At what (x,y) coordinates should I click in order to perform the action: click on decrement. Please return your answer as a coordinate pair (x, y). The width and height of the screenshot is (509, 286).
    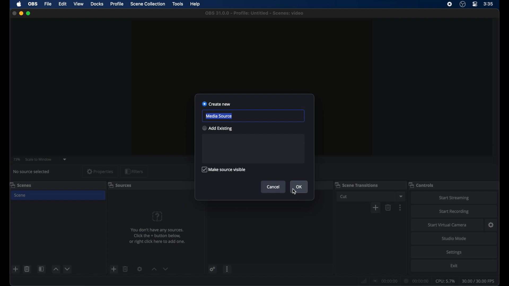
    Looking at the image, I should click on (67, 269).